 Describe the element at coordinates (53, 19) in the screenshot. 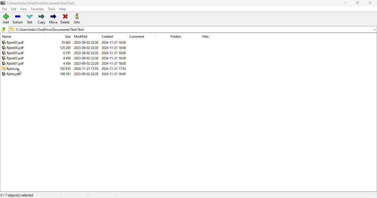

I see `move` at that location.